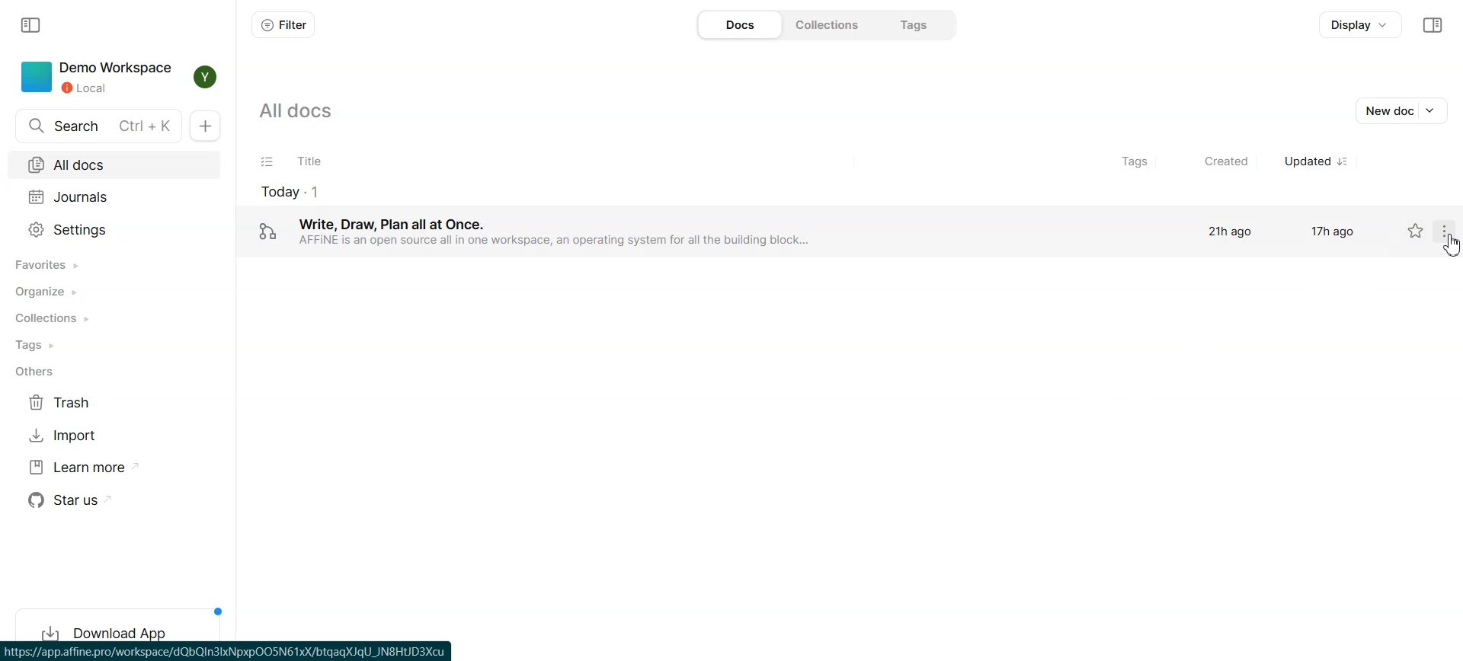 Image resolution: width=1463 pixels, height=661 pixels. I want to click on Docs, so click(739, 25).